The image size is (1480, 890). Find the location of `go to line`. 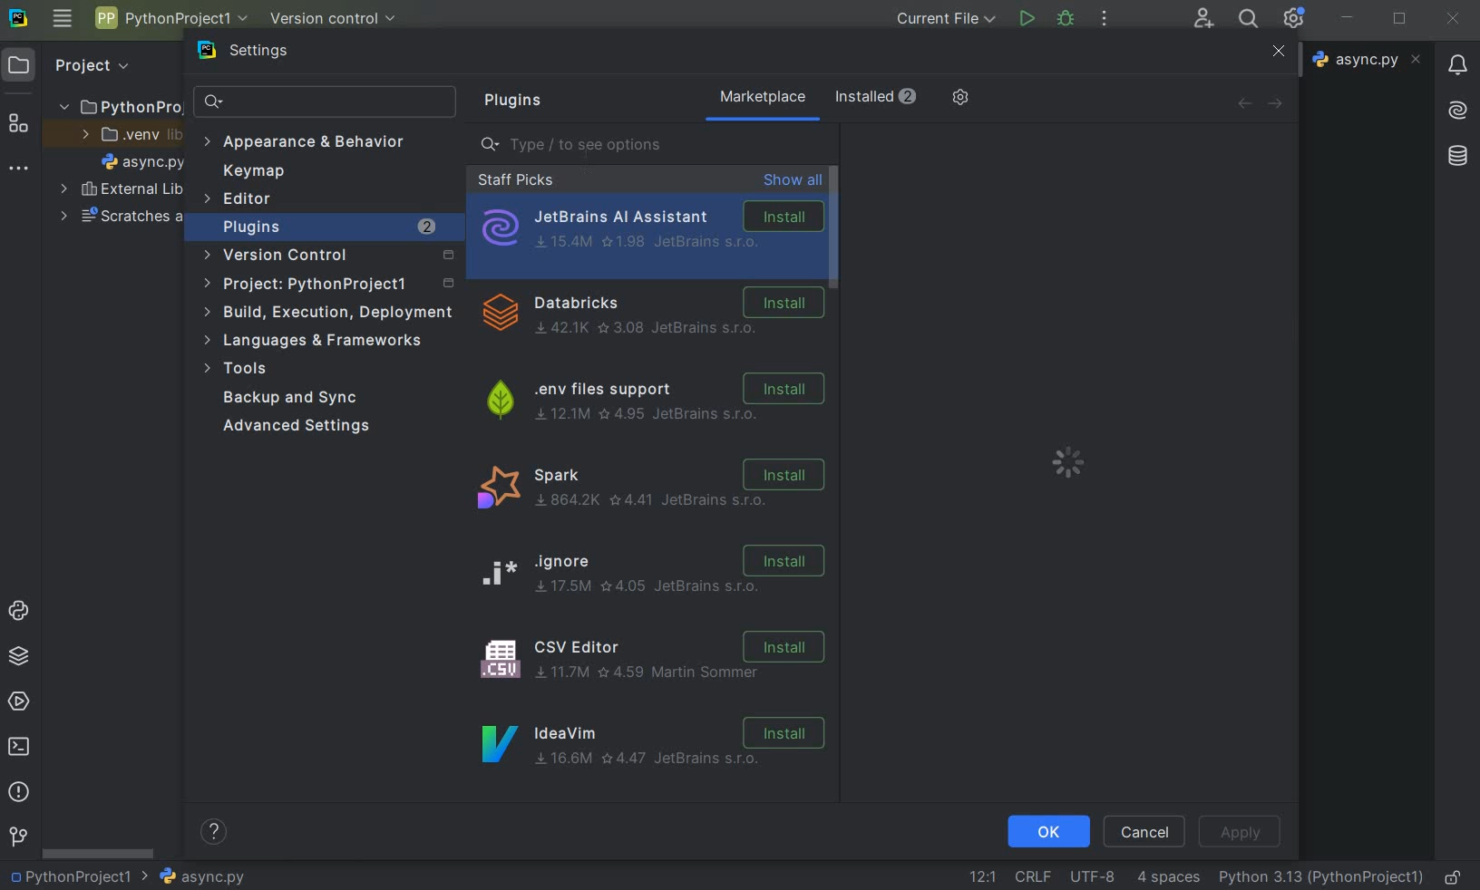

go to line is located at coordinates (983, 875).